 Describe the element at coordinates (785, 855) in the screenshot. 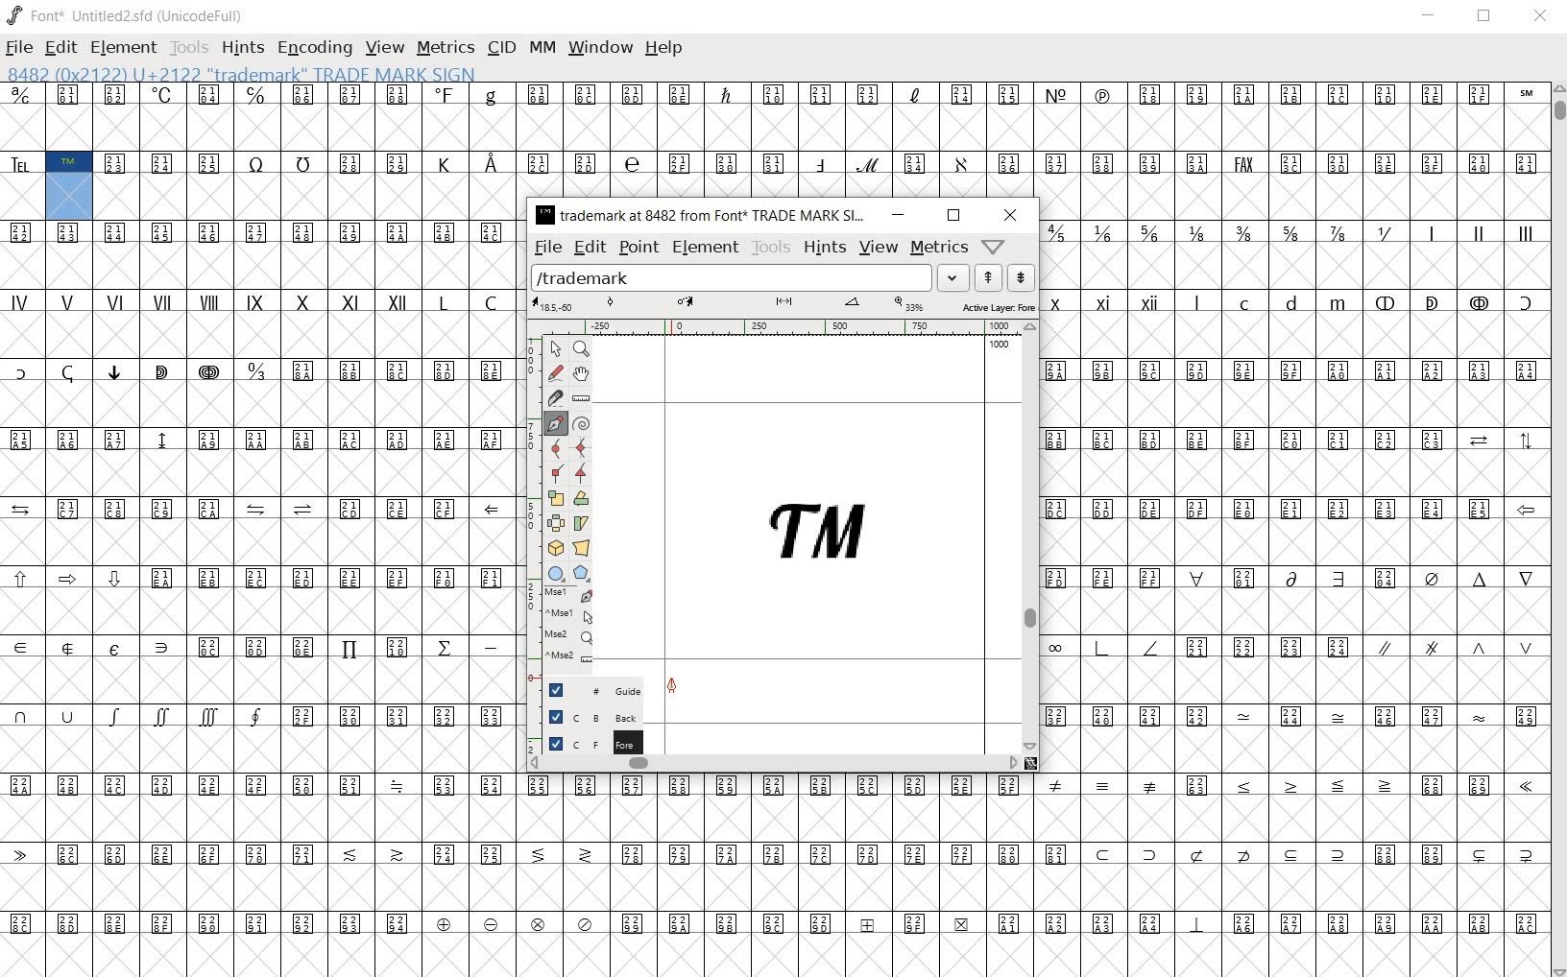

I see `special characters` at that location.